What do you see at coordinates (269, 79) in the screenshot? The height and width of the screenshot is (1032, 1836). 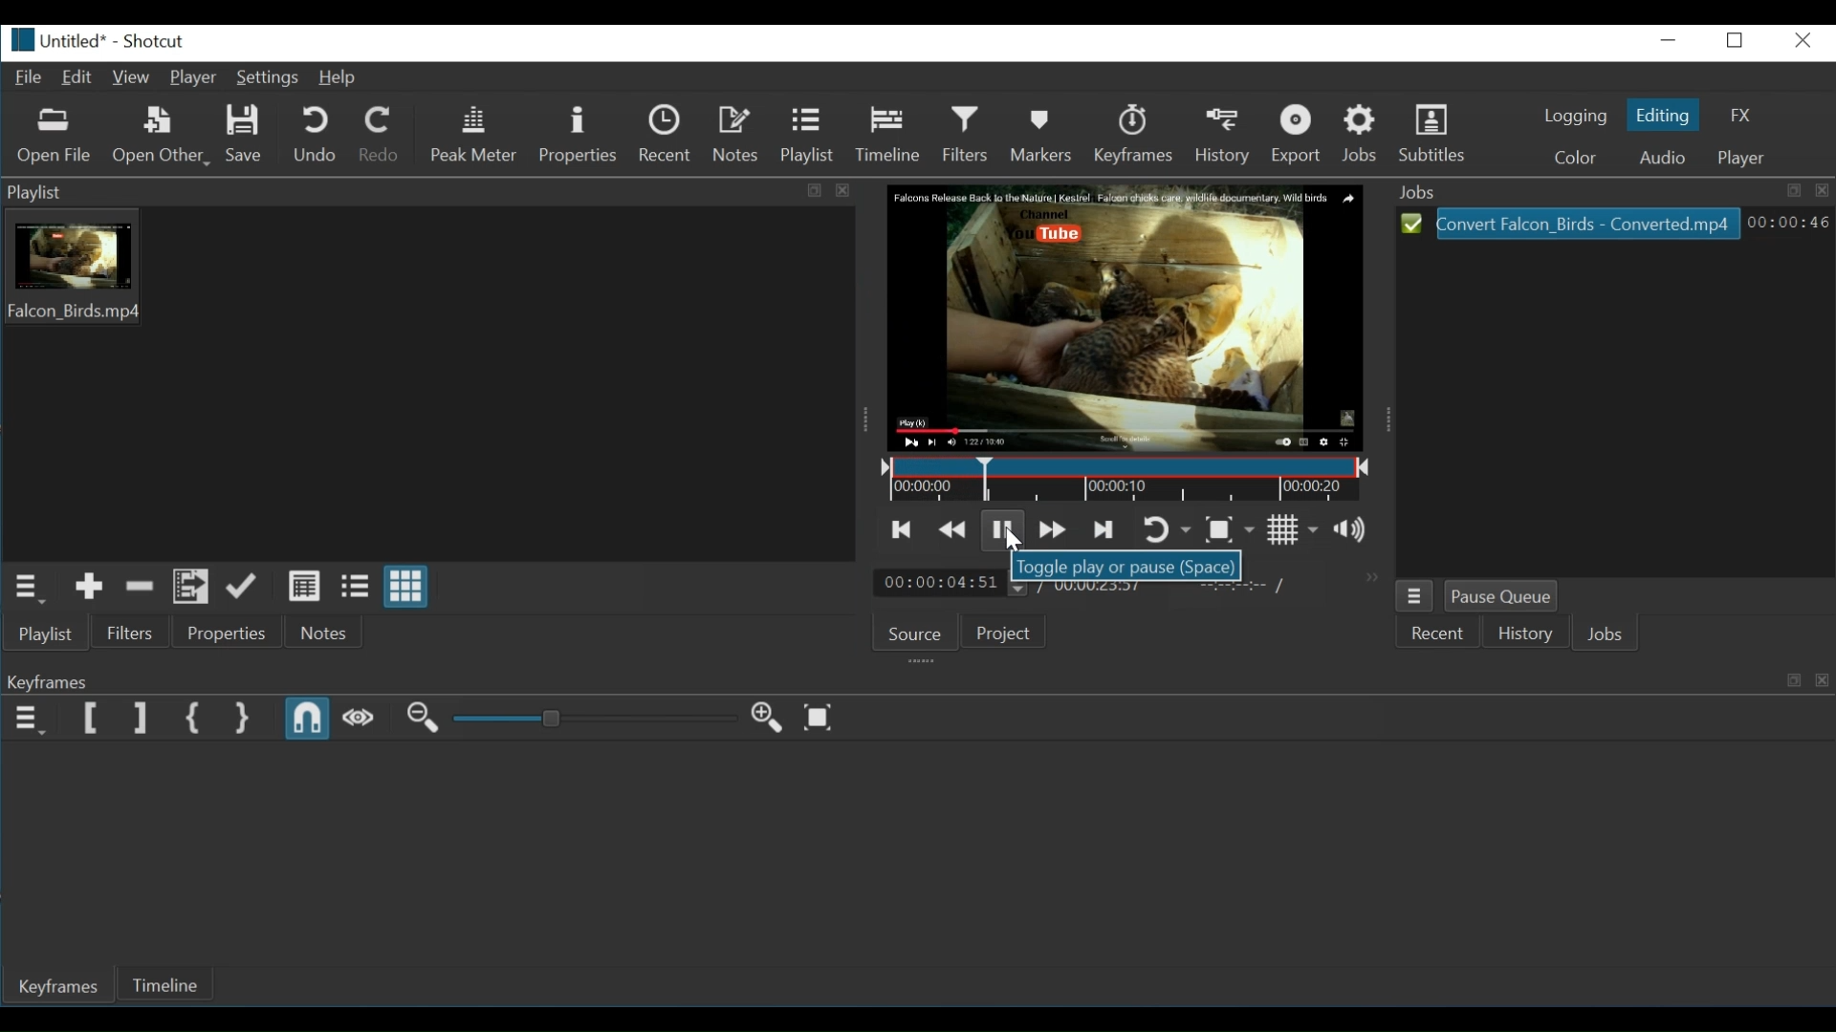 I see `Settings` at bounding box center [269, 79].